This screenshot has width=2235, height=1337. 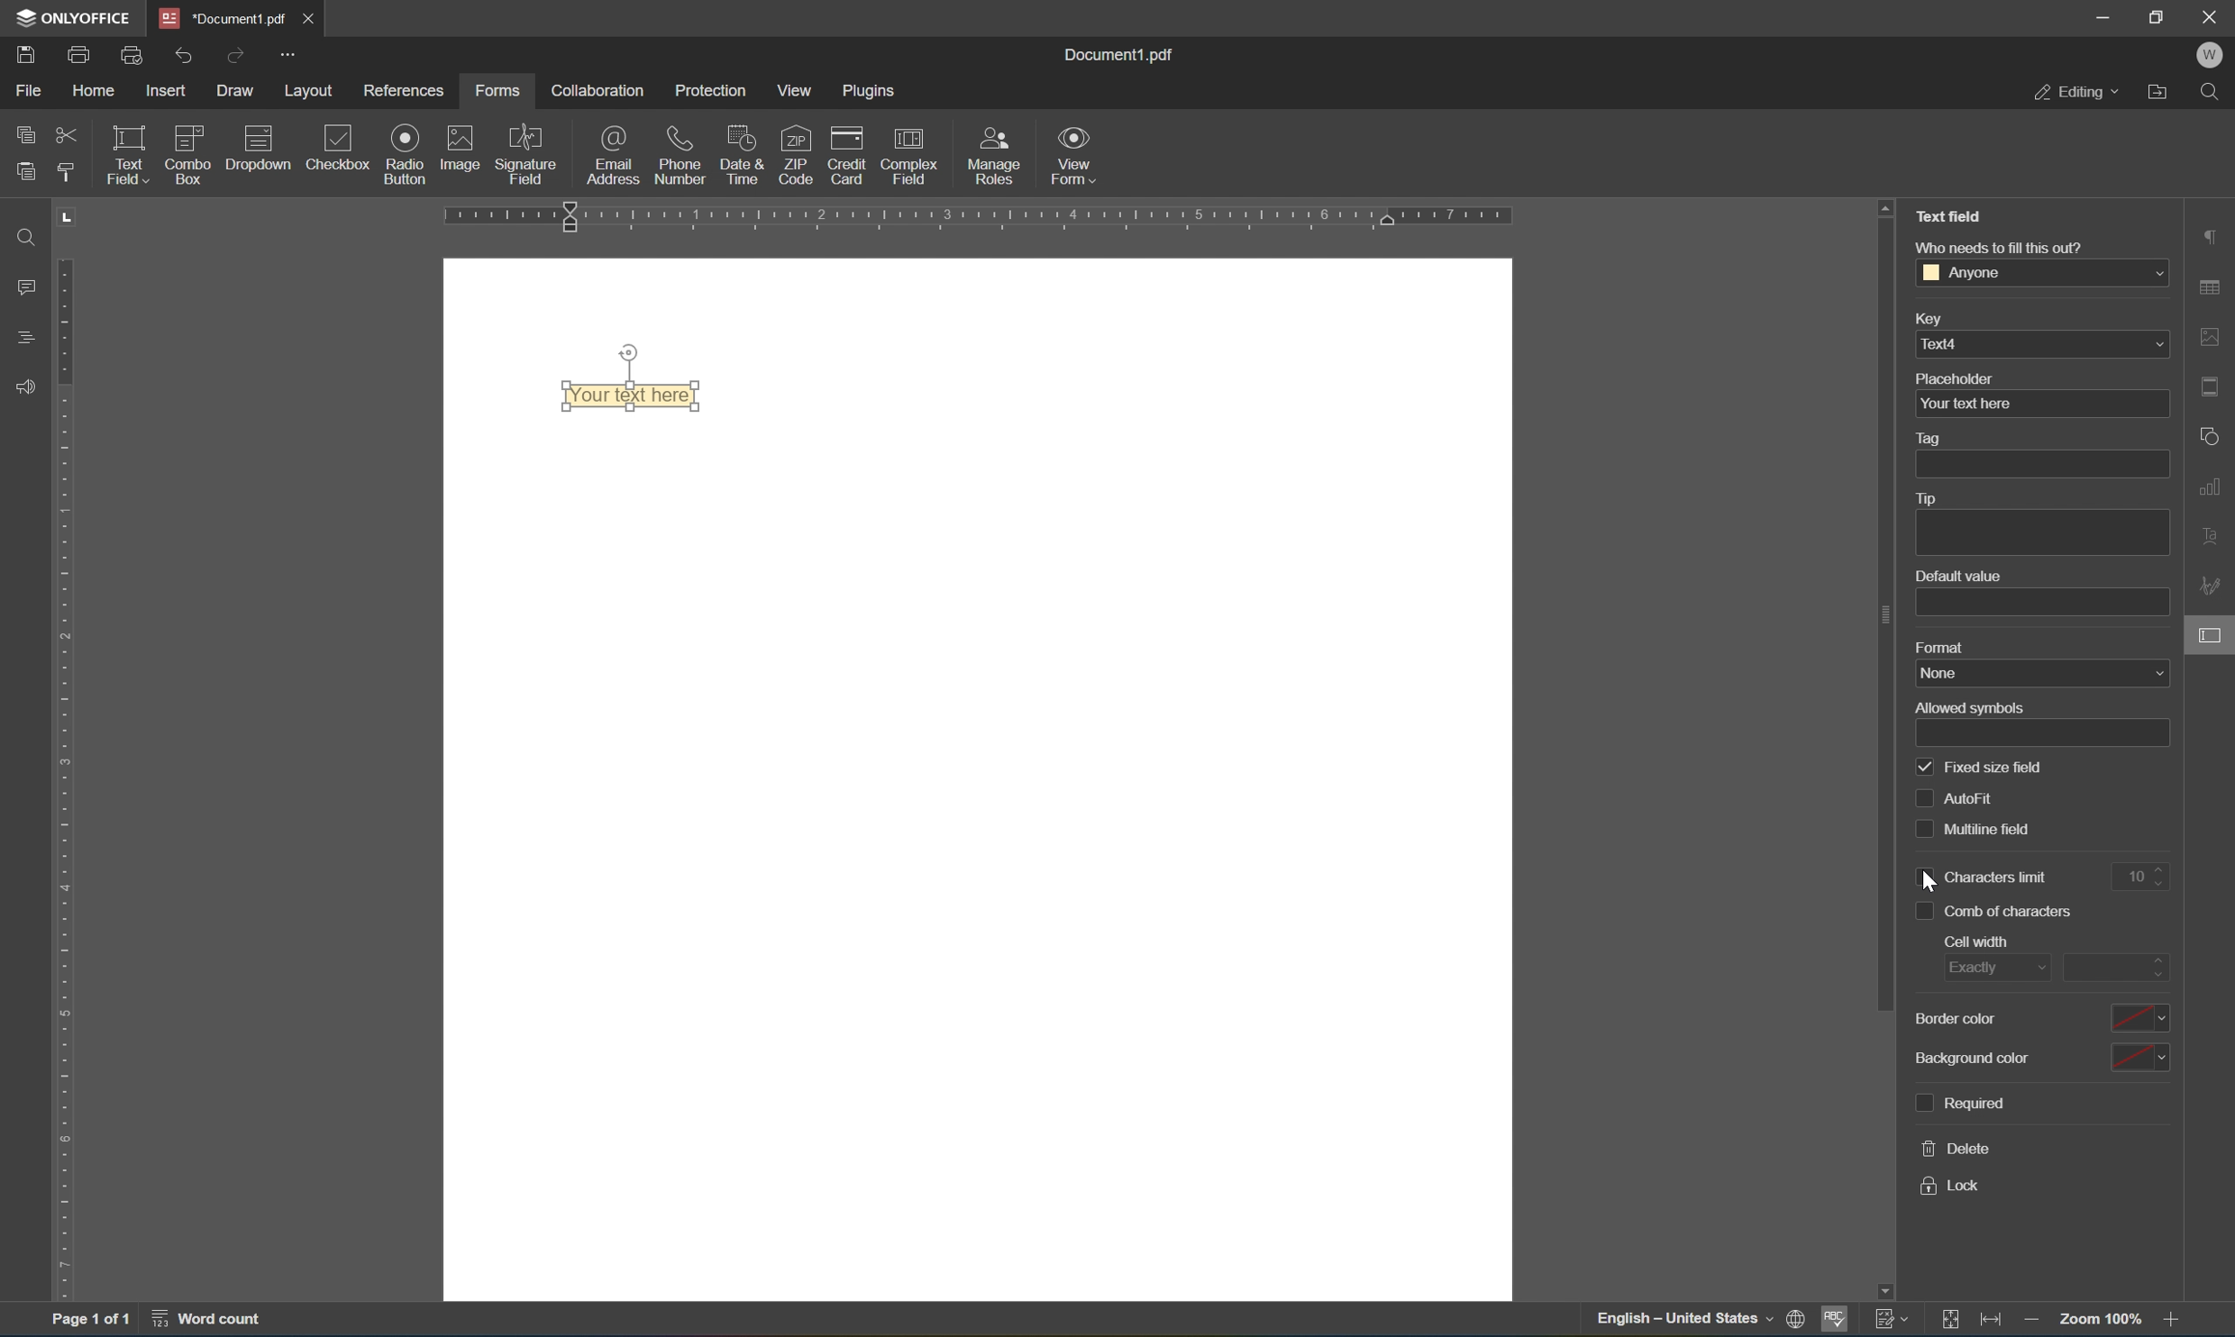 What do you see at coordinates (708, 88) in the screenshot?
I see `protection` at bounding box center [708, 88].